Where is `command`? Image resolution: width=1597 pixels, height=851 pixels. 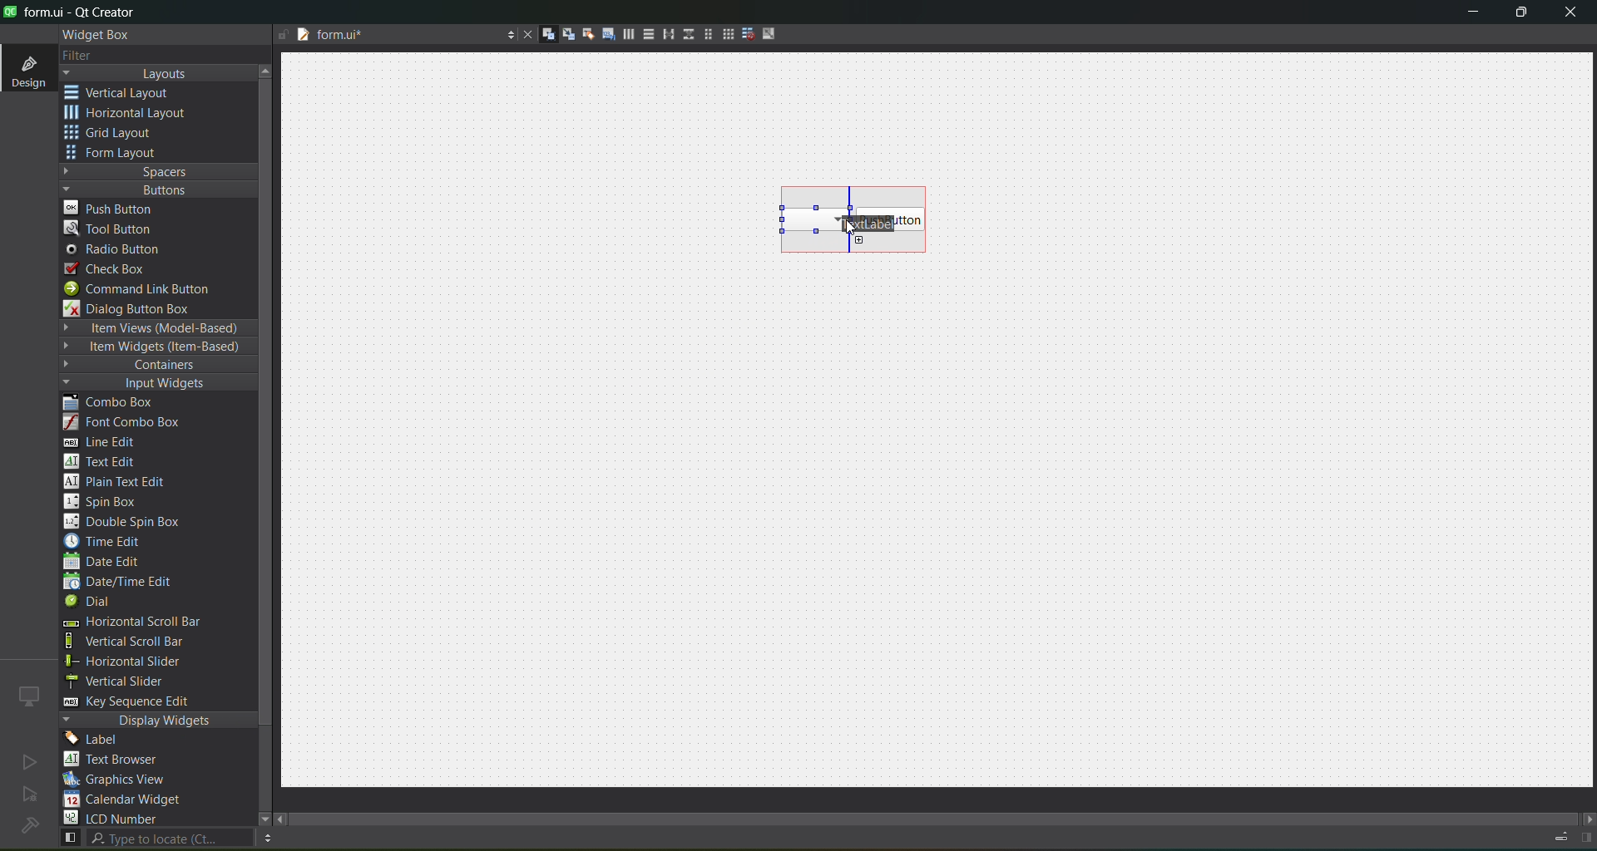
command is located at coordinates (148, 291).